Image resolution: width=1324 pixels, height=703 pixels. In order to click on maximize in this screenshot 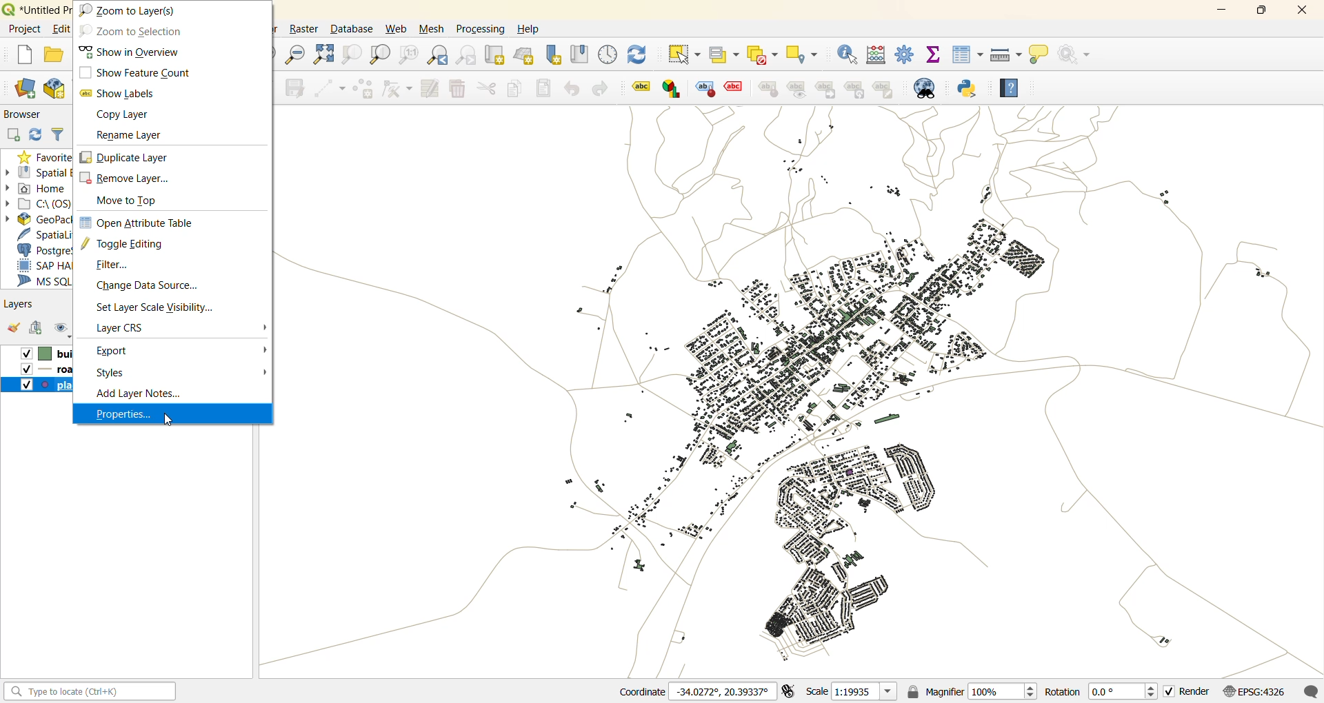, I will do `click(1261, 12)`.